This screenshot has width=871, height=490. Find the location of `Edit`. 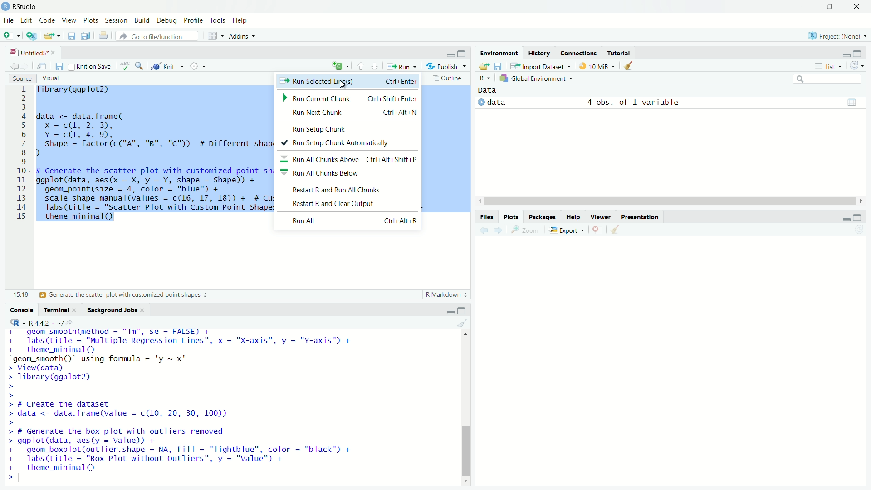

Edit is located at coordinates (26, 20).